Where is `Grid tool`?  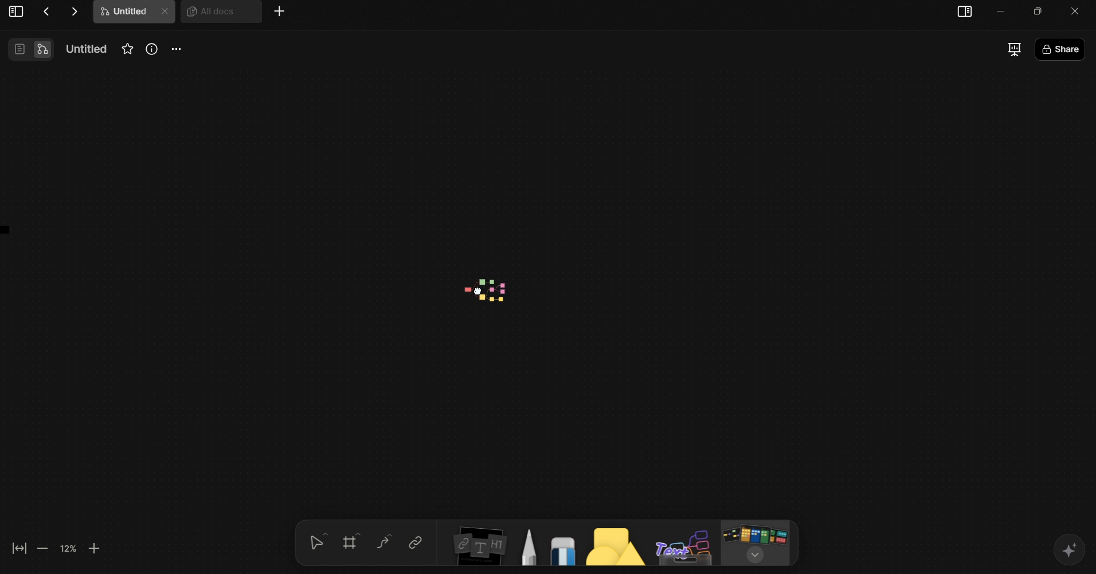 Grid tool is located at coordinates (350, 542).